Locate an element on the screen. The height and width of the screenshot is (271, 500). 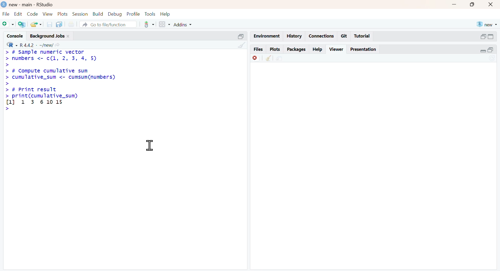
edit is located at coordinates (18, 14).